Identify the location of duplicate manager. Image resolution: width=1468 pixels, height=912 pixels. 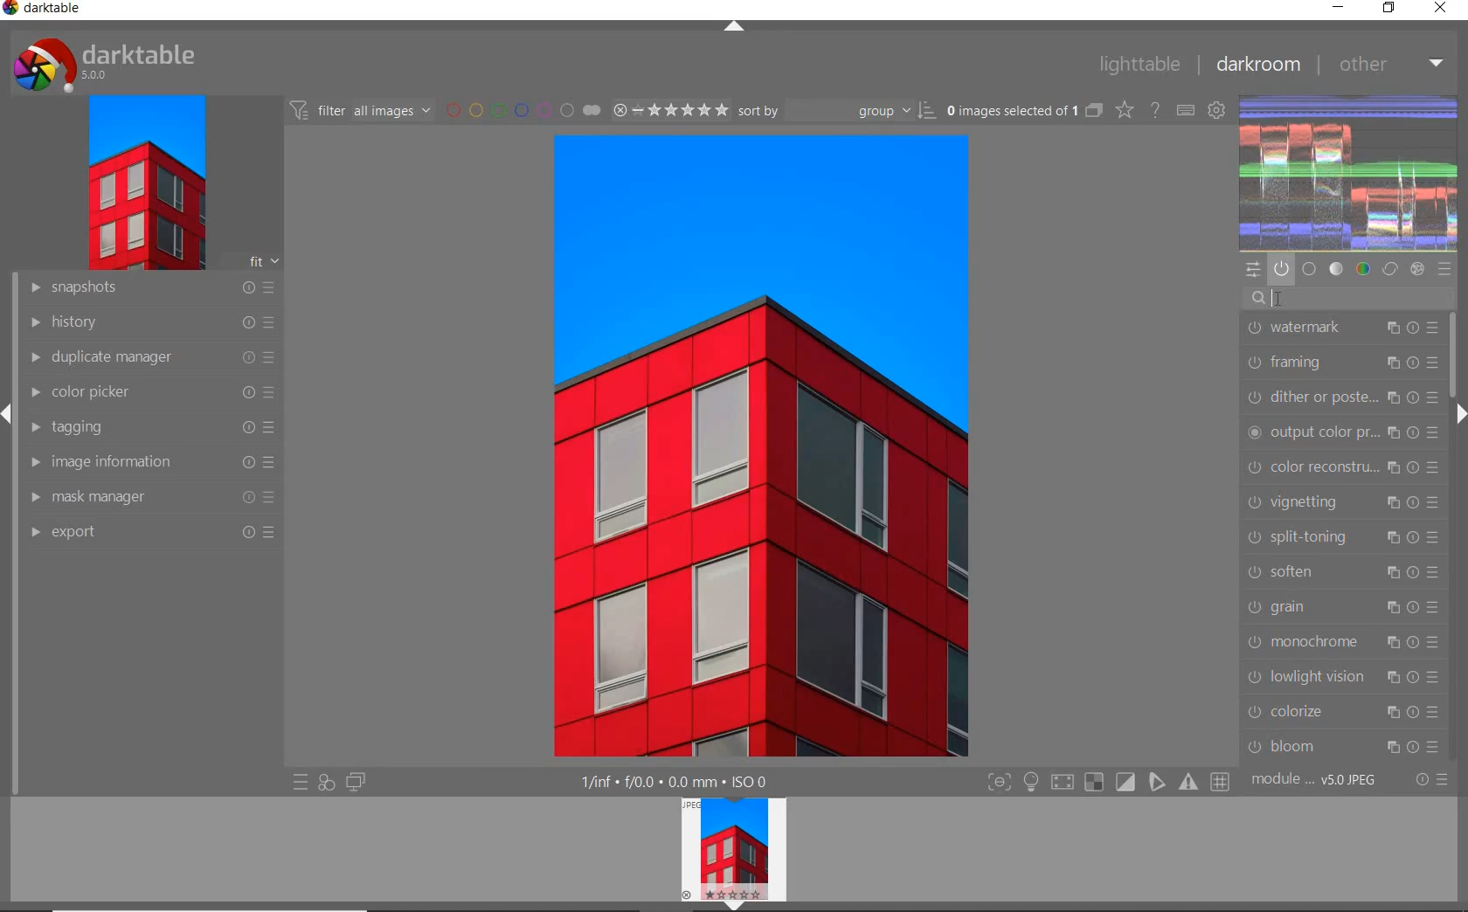
(147, 359).